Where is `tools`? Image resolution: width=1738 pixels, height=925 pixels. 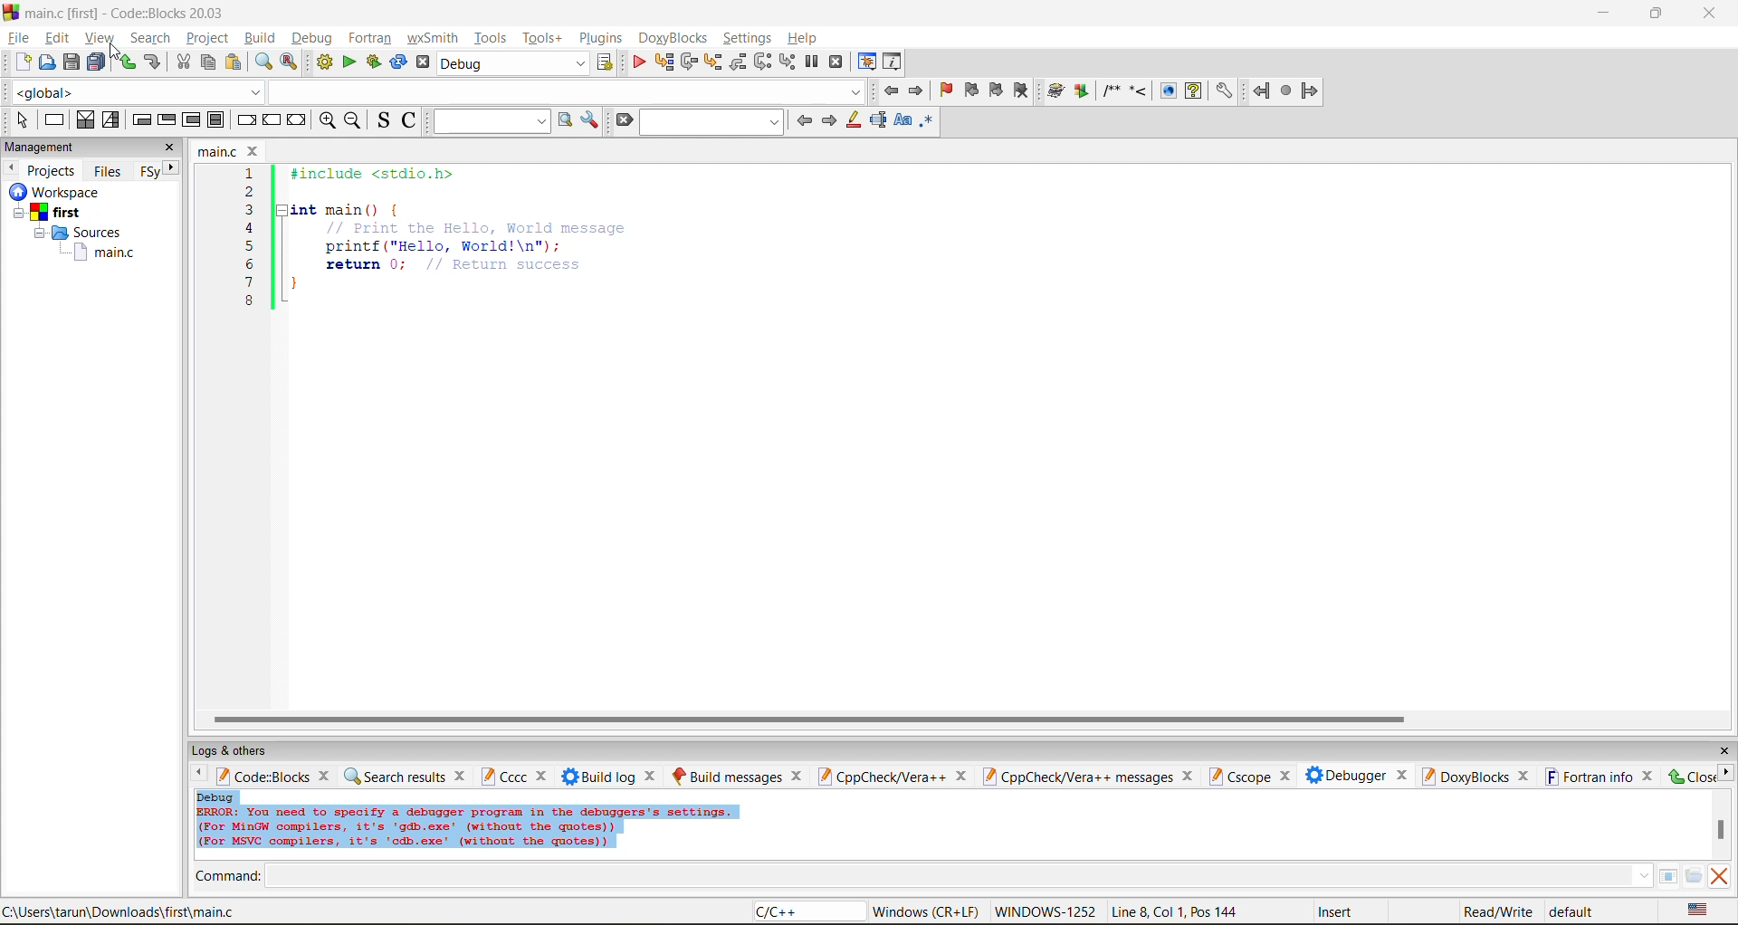 tools is located at coordinates (490, 35).